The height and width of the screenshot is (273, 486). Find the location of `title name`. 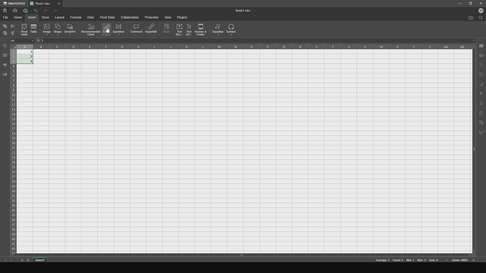

title name is located at coordinates (242, 10).